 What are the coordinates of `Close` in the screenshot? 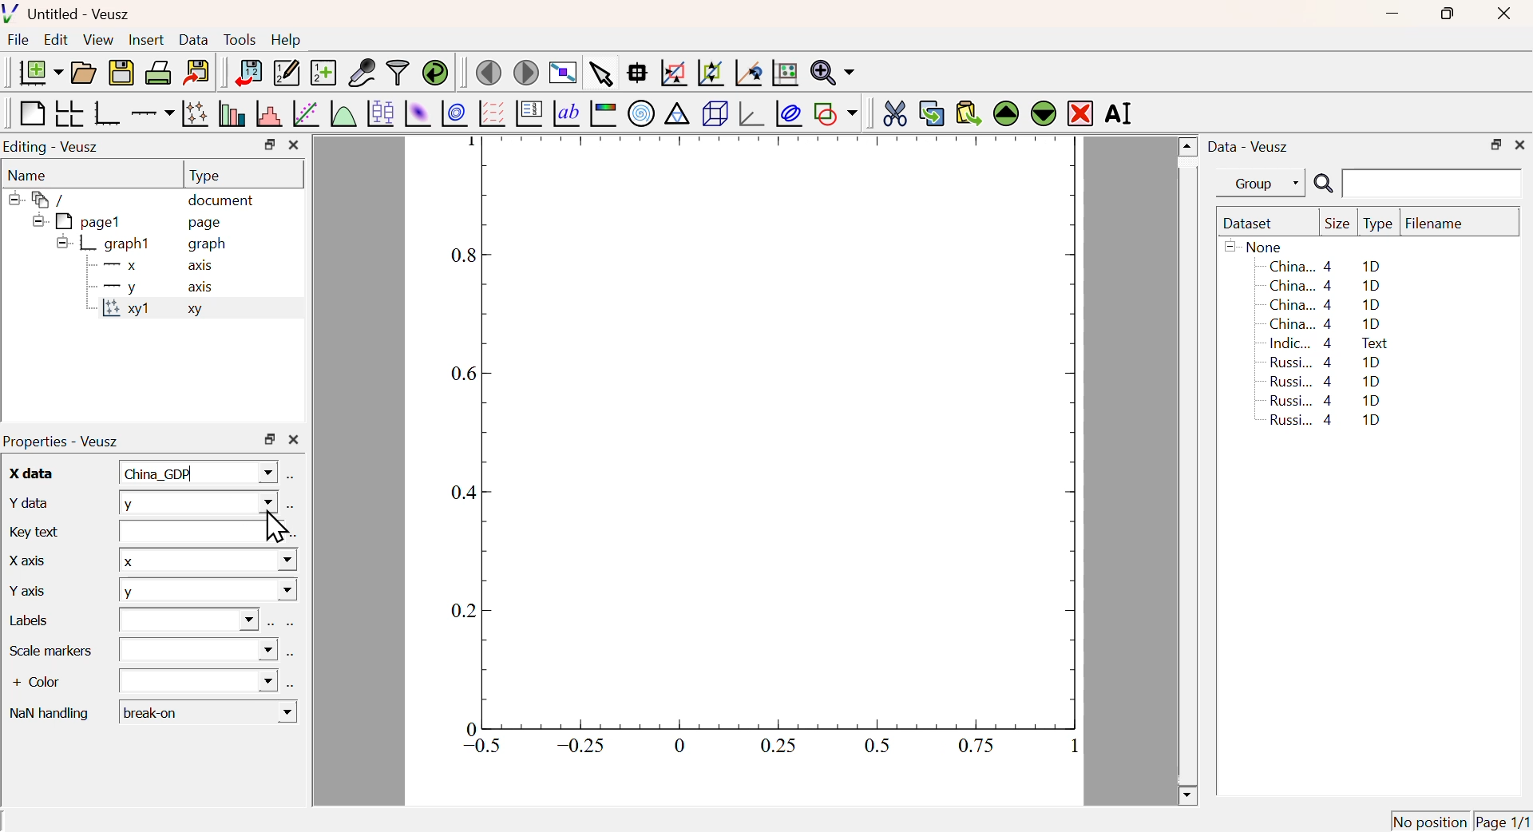 It's located at (1520, 143).